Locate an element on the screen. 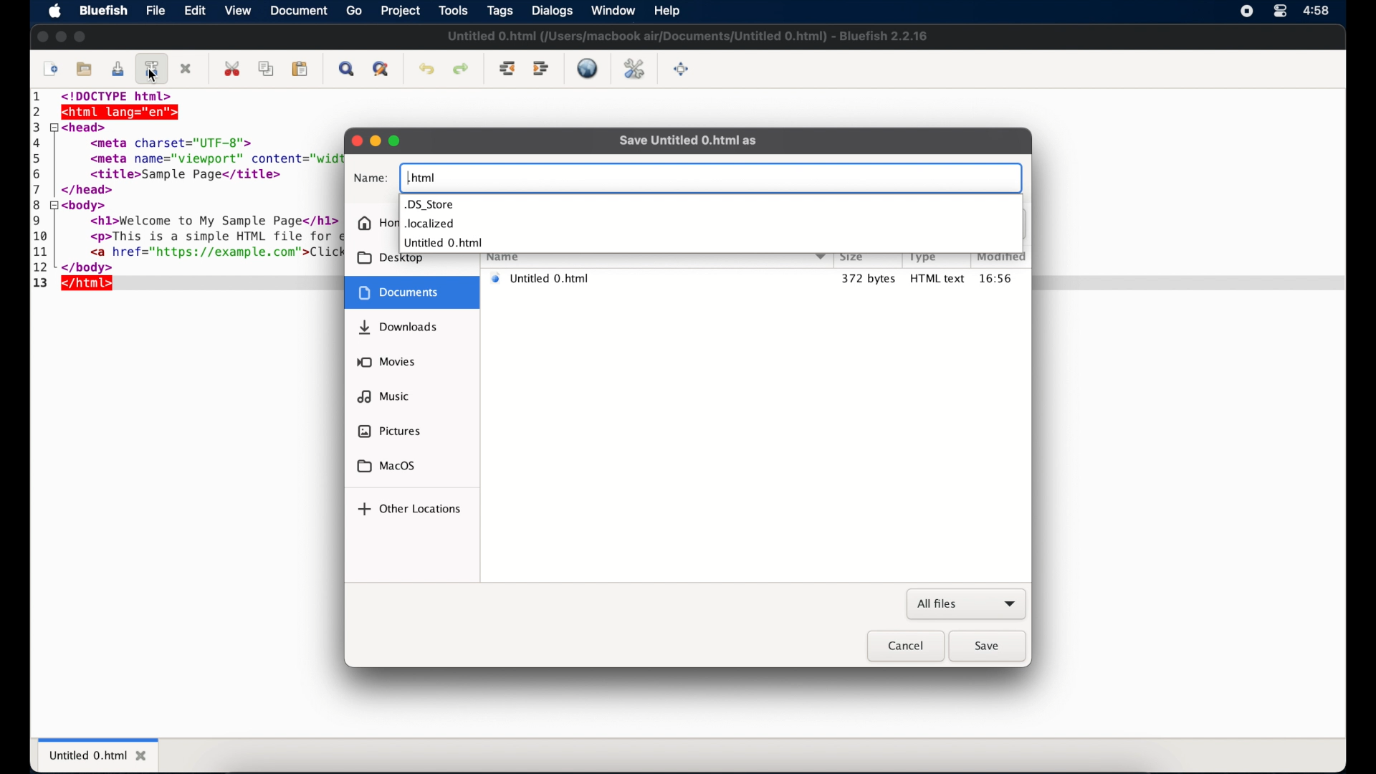  indent is located at coordinates (541, 69).